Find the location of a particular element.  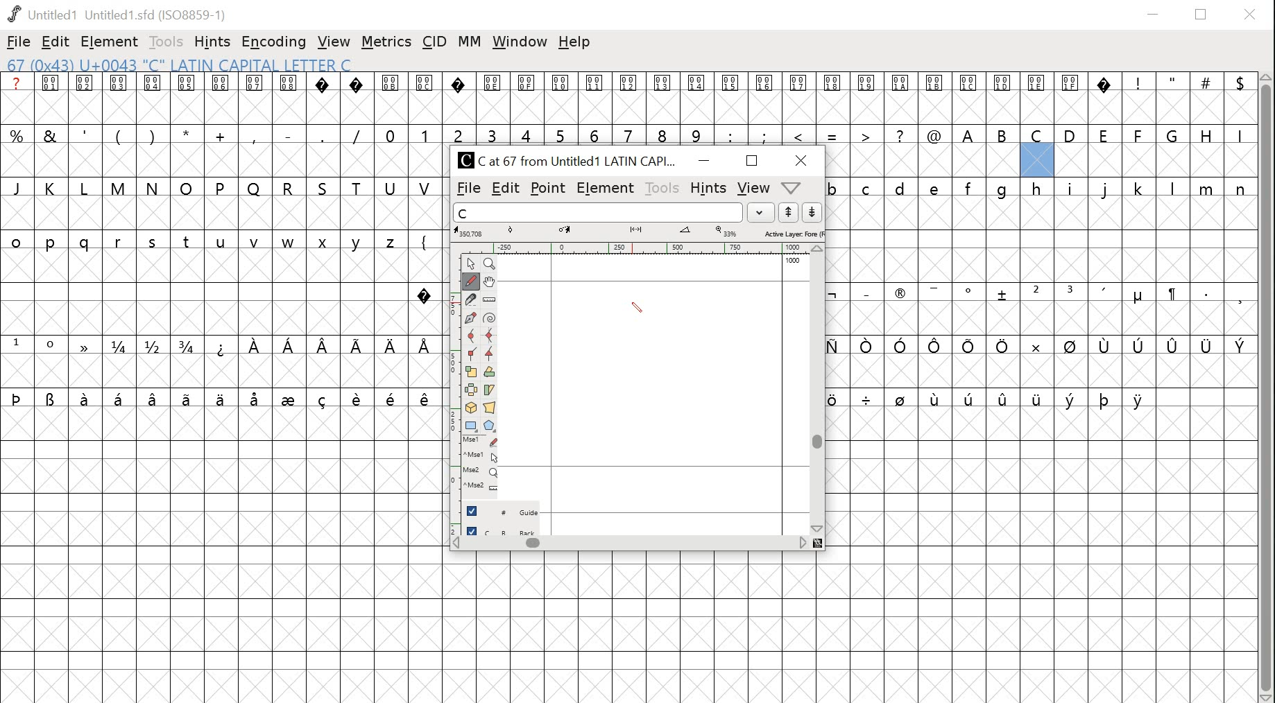

dropdown is located at coordinates (793, 186).